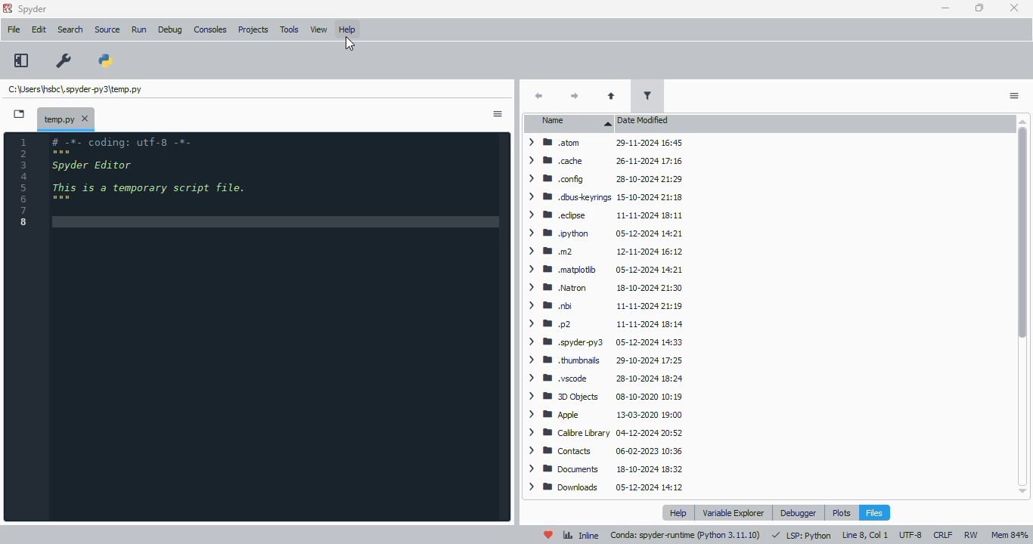 The image size is (1033, 544). I want to click on minimize, so click(945, 9).